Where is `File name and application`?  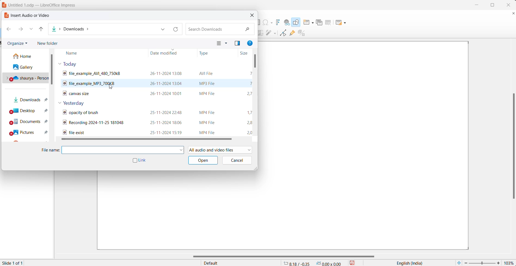
File name and application is located at coordinates (47, 4).